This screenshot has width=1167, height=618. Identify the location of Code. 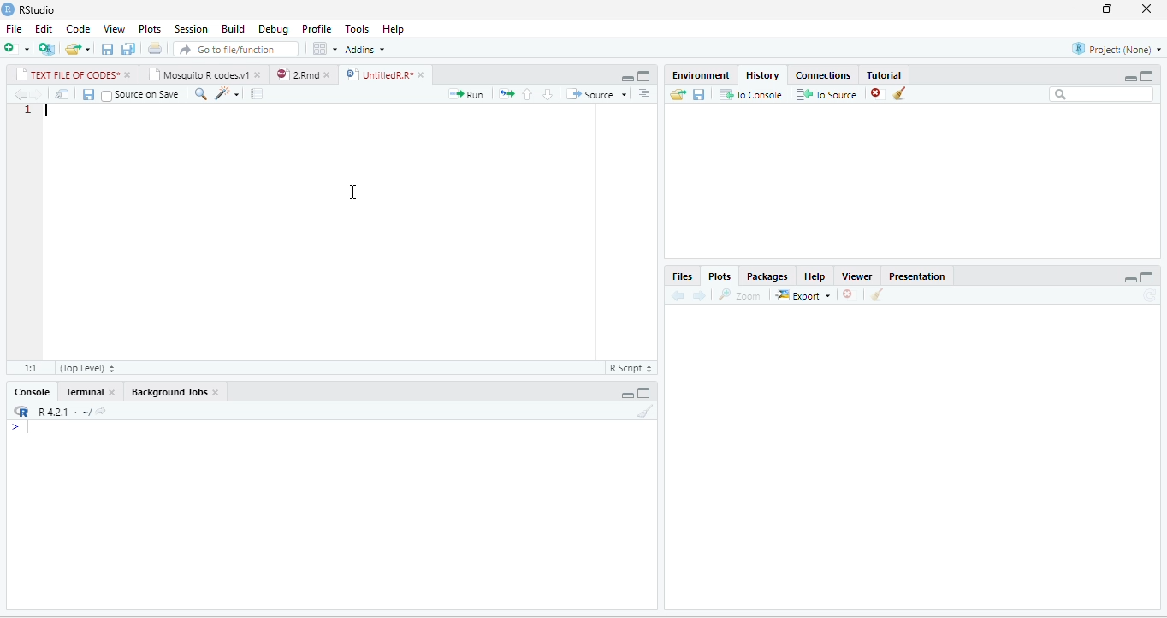
(79, 29).